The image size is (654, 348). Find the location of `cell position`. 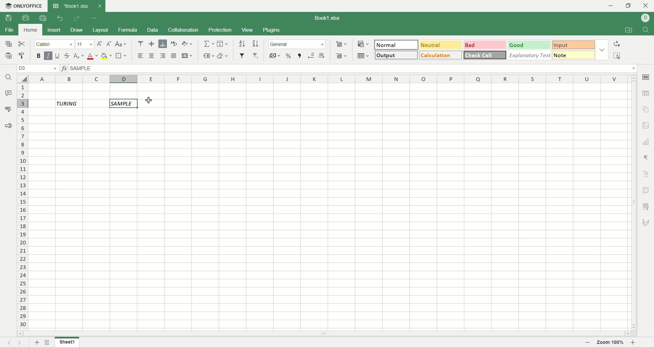

cell position is located at coordinates (39, 68).